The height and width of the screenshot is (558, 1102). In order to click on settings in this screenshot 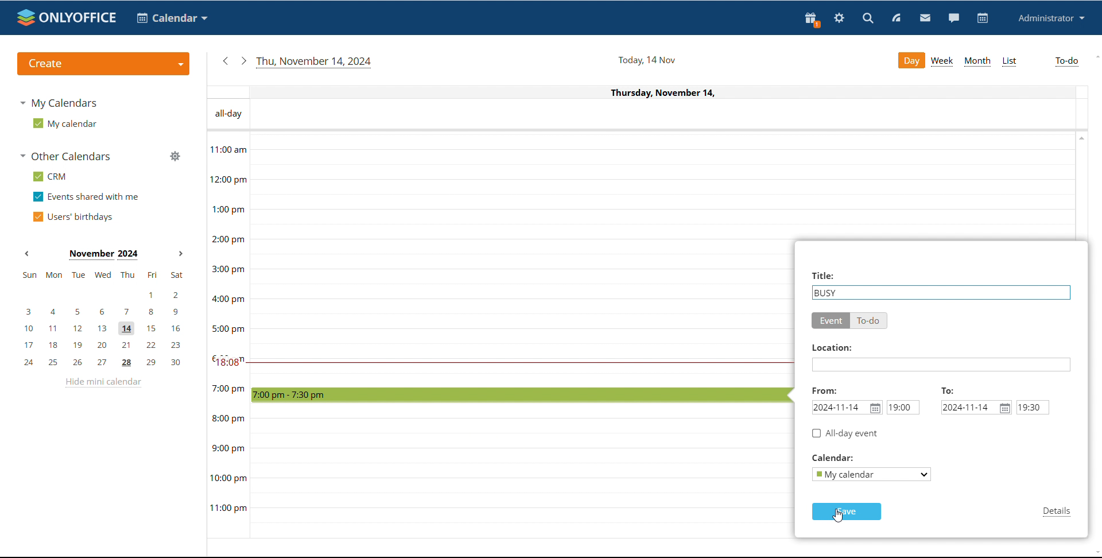, I will do `click(839, 19)`.